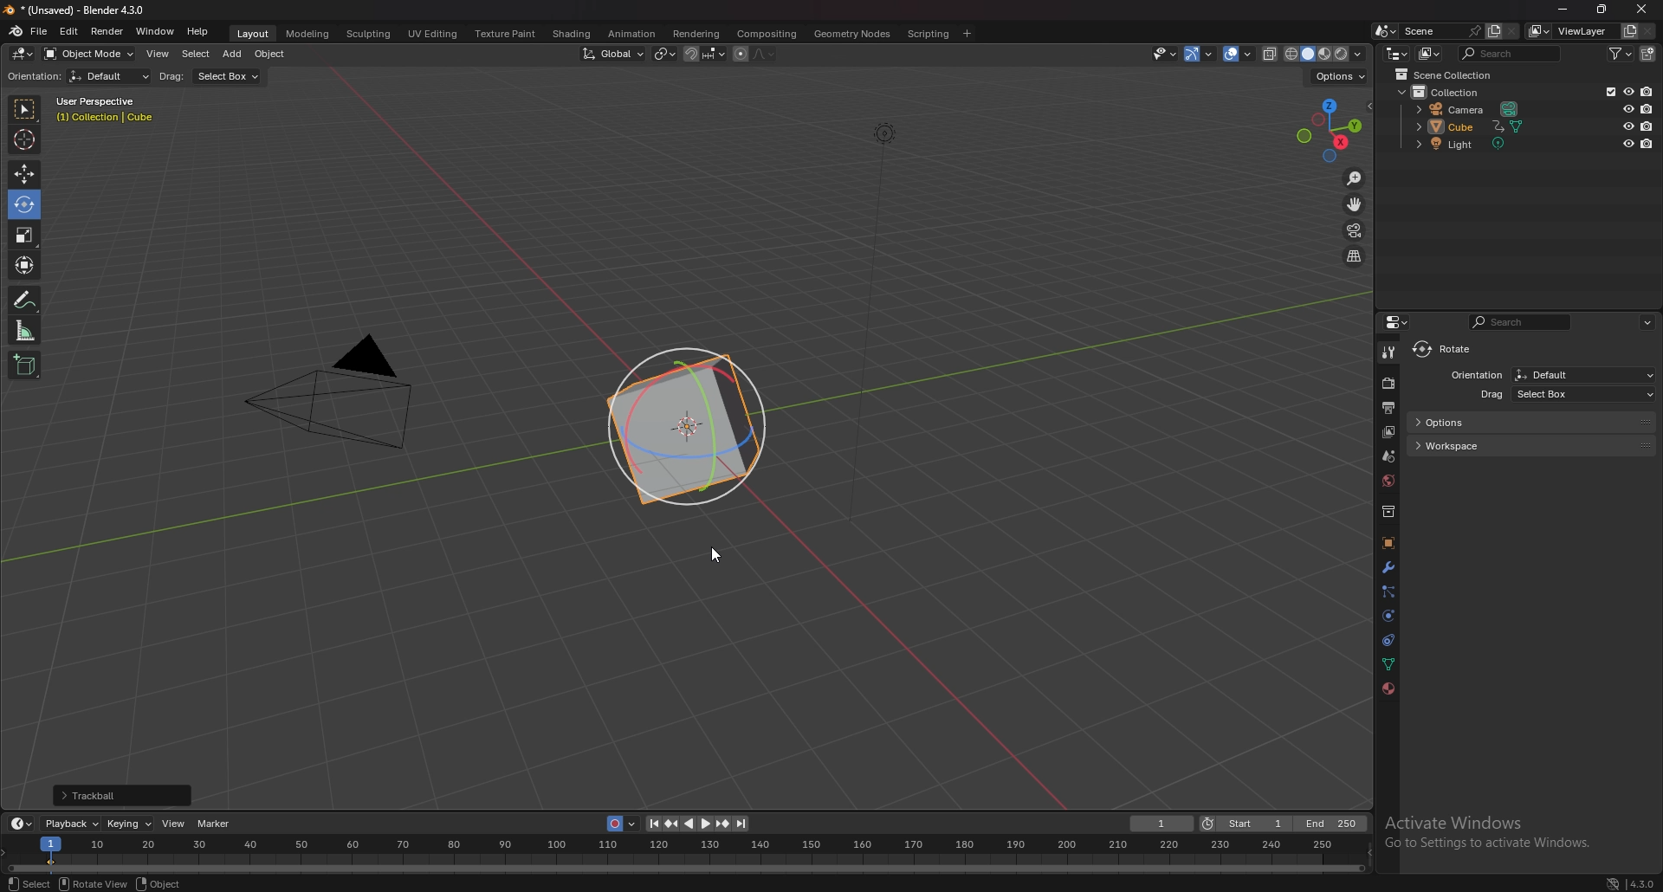  What do you see at coordinates (89, 54) in the screenshot?
I see `object mode` at bounding box center [89, 54].